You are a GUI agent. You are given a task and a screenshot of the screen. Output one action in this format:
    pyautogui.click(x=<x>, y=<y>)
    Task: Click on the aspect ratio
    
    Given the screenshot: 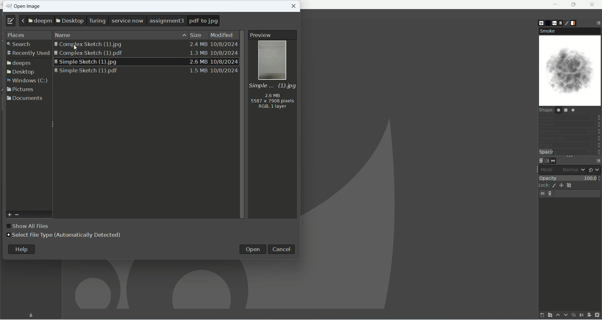 What is the action you would take?
    pyautogui.click(x=570, y=138)
    